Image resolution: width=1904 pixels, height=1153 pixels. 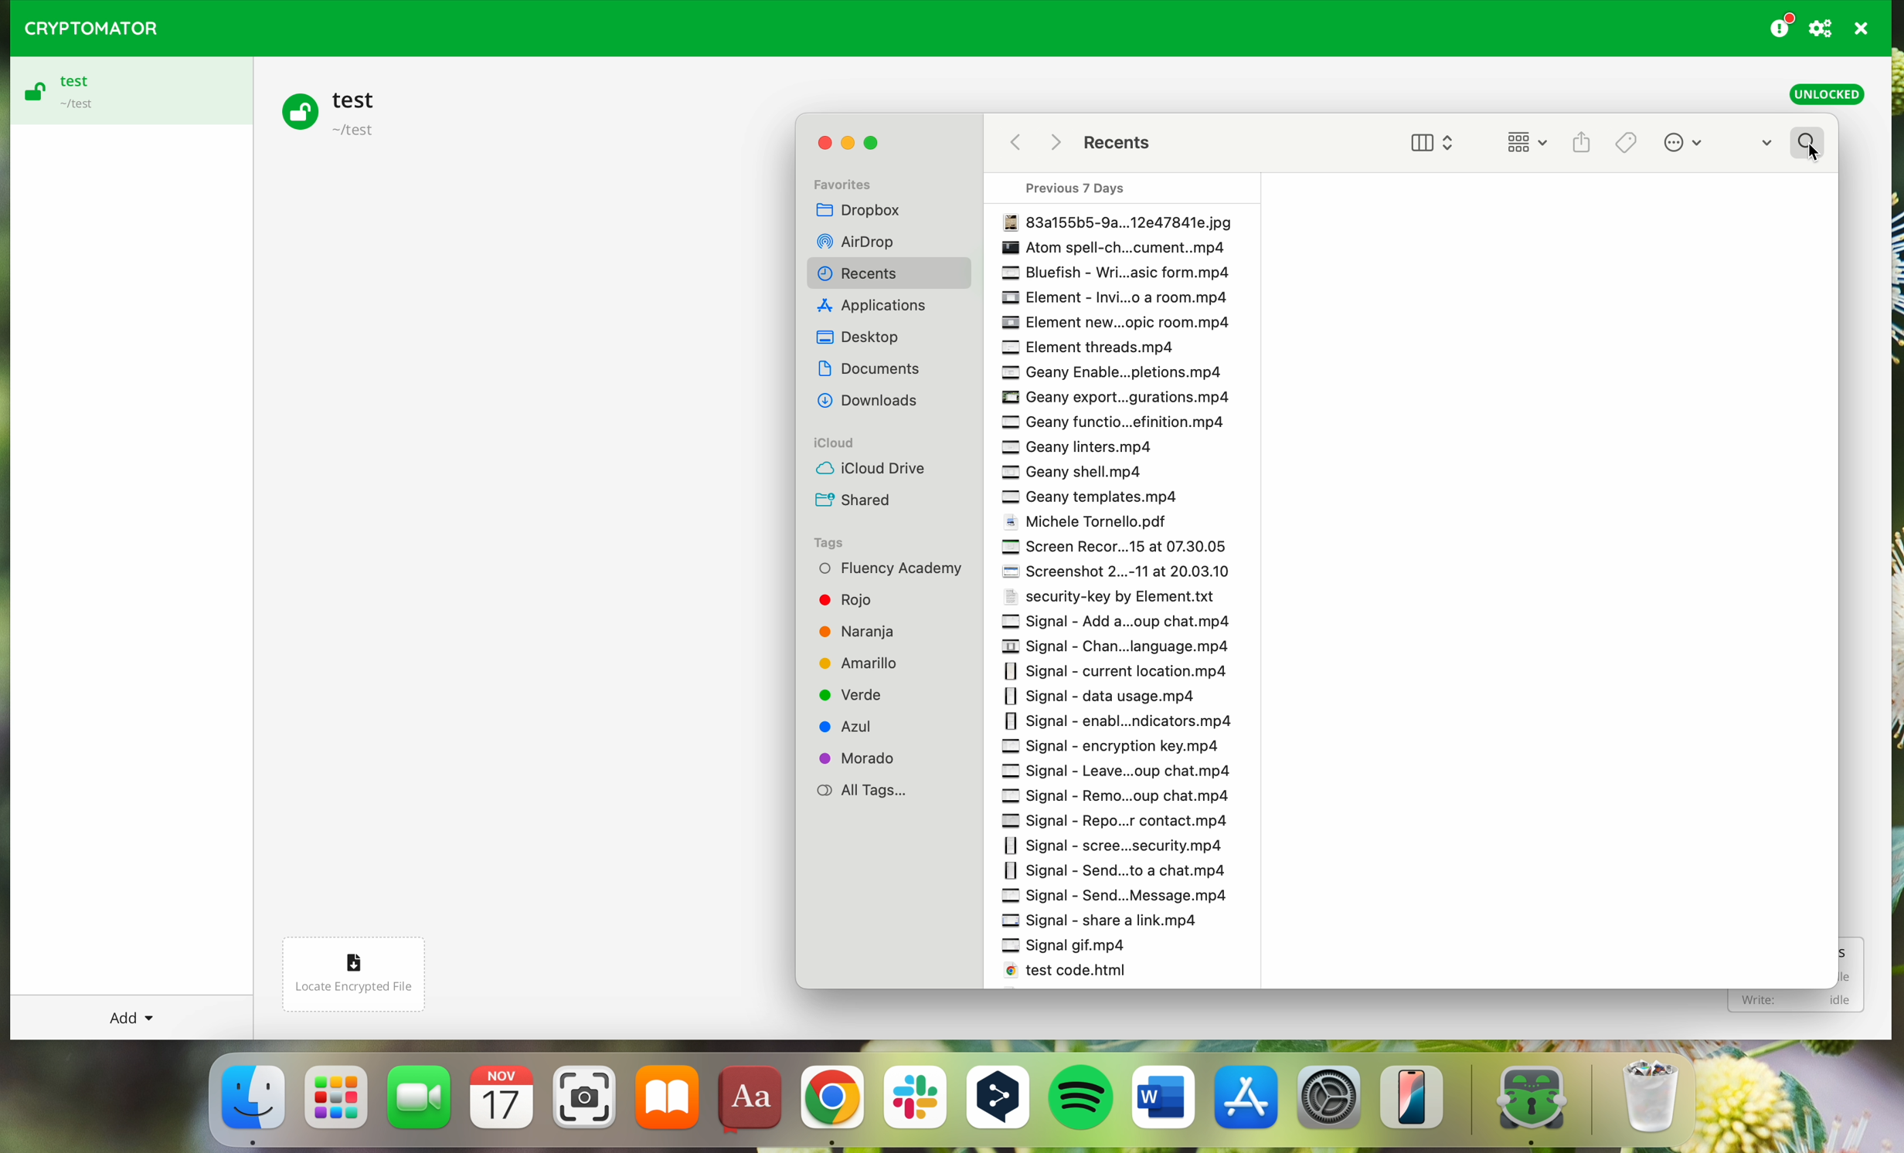 What do you see at coordinates (1108, 371) in the screenshot?
I see `Geany enable` at bounding box center [1108, 371].